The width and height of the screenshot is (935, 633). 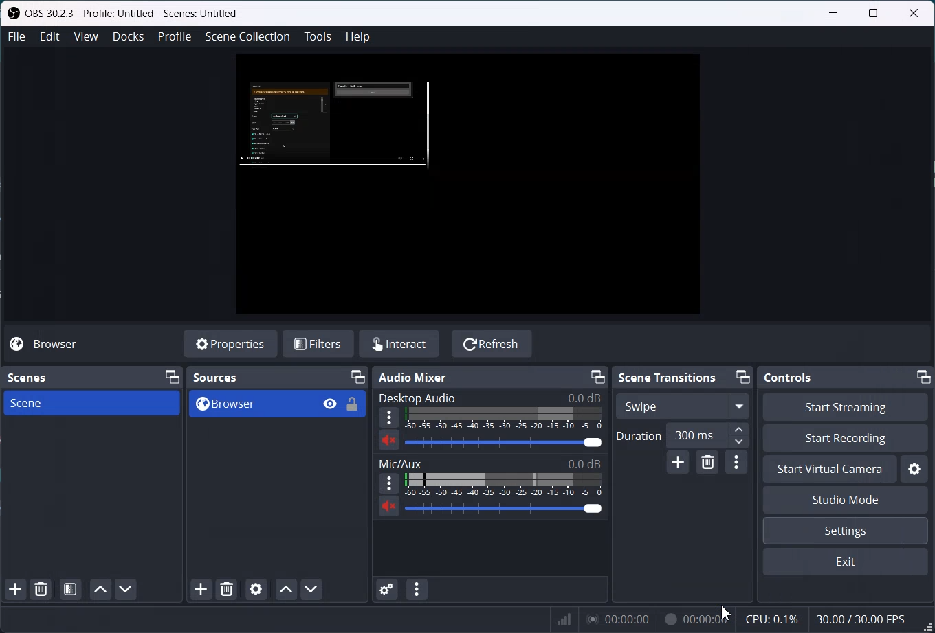 What do you see at coordinates (286, 589) in the screenshot?
I see `Move source up` at bounding box center [286, 589].